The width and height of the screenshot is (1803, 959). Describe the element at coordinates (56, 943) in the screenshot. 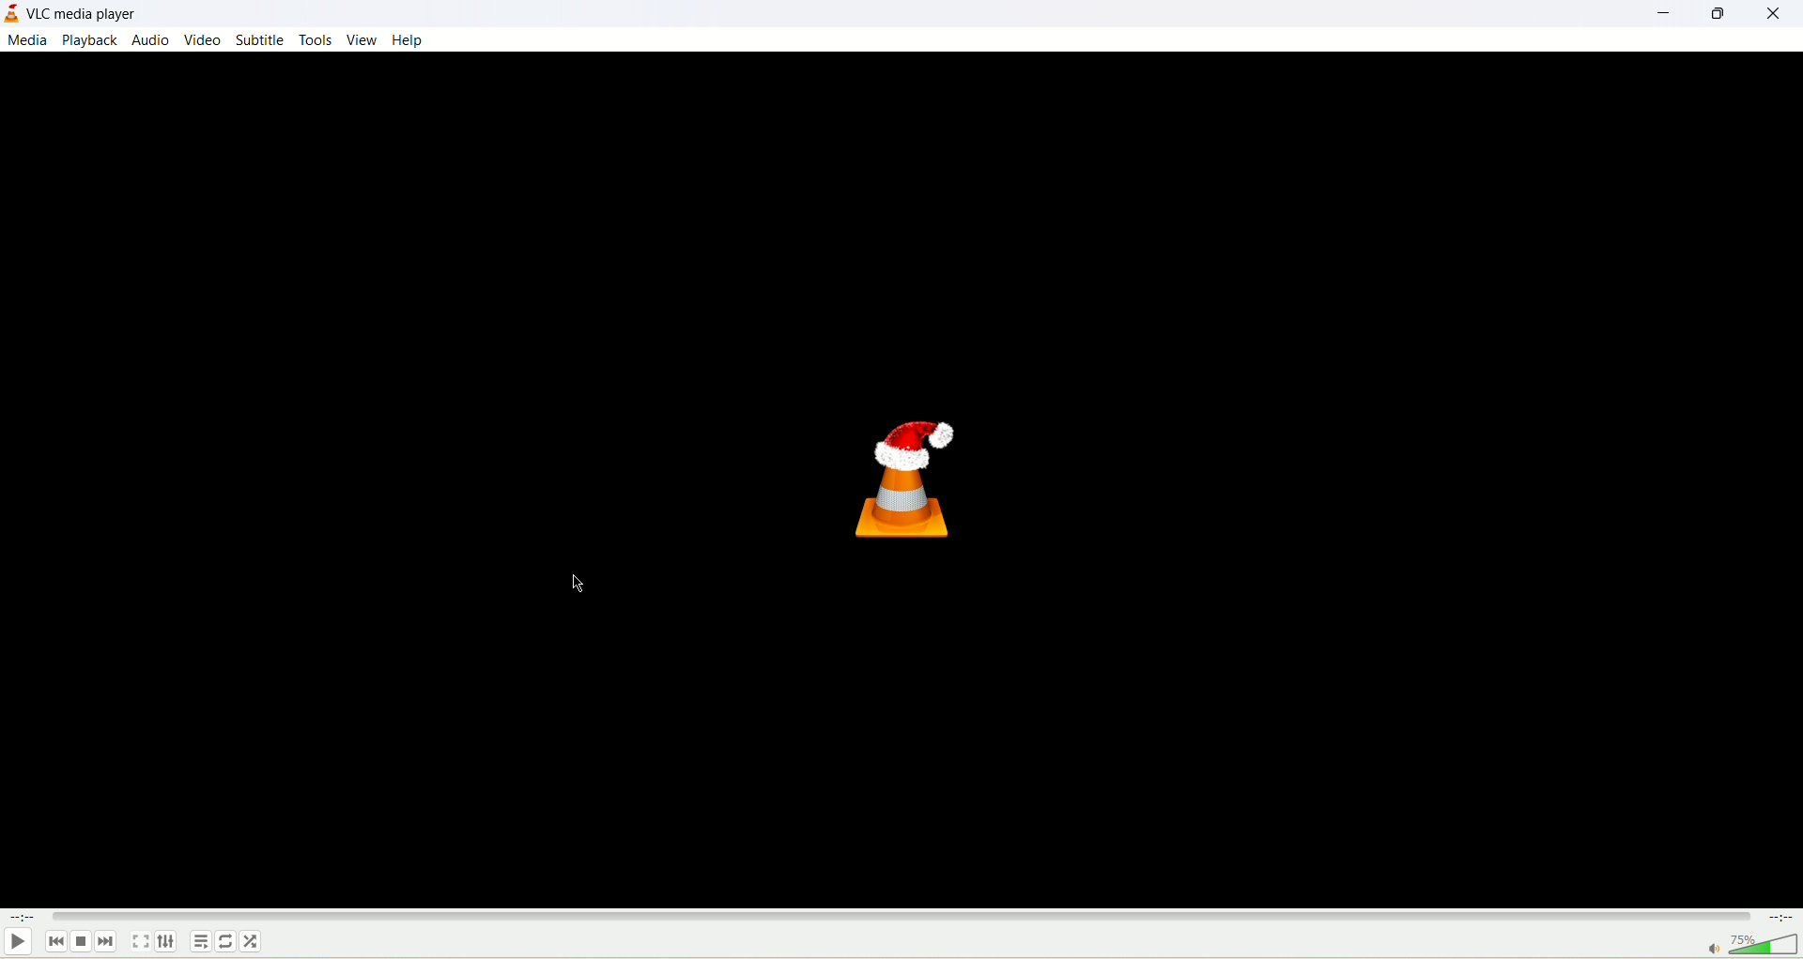

I see `previous` at that location.